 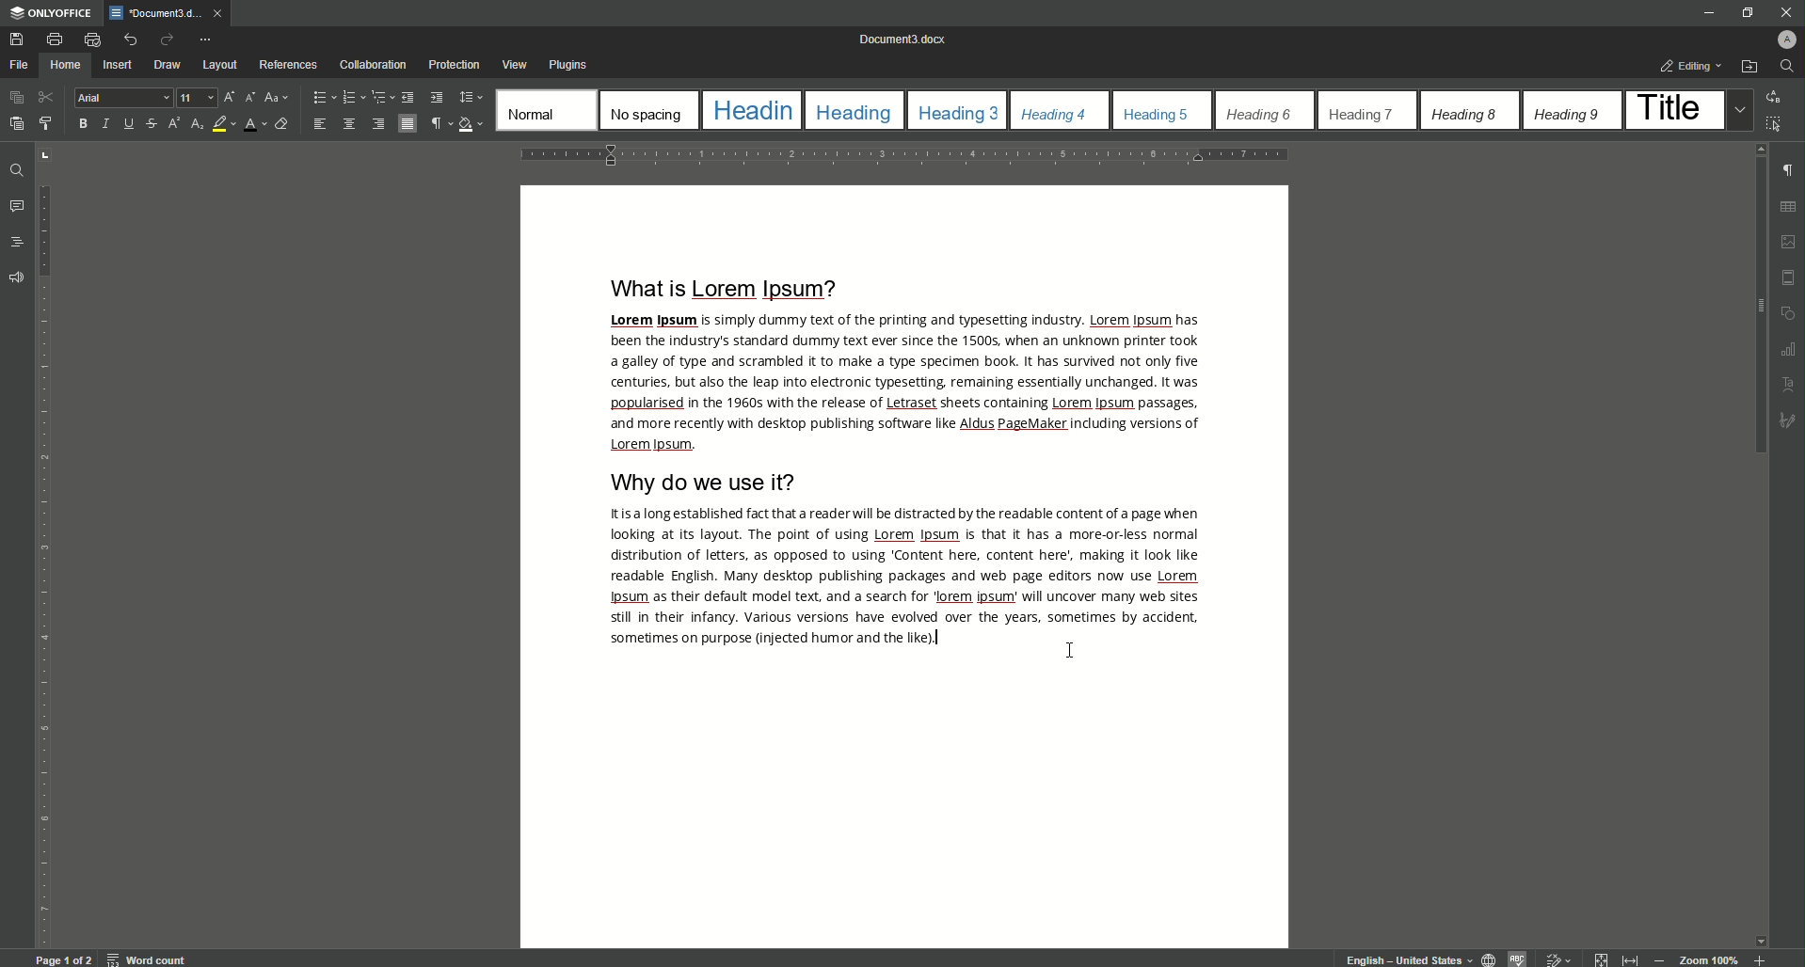 What do you see at coordinates (350, 124) in the screenshot?
I see `Align Center` at bounding box center [350, 124].